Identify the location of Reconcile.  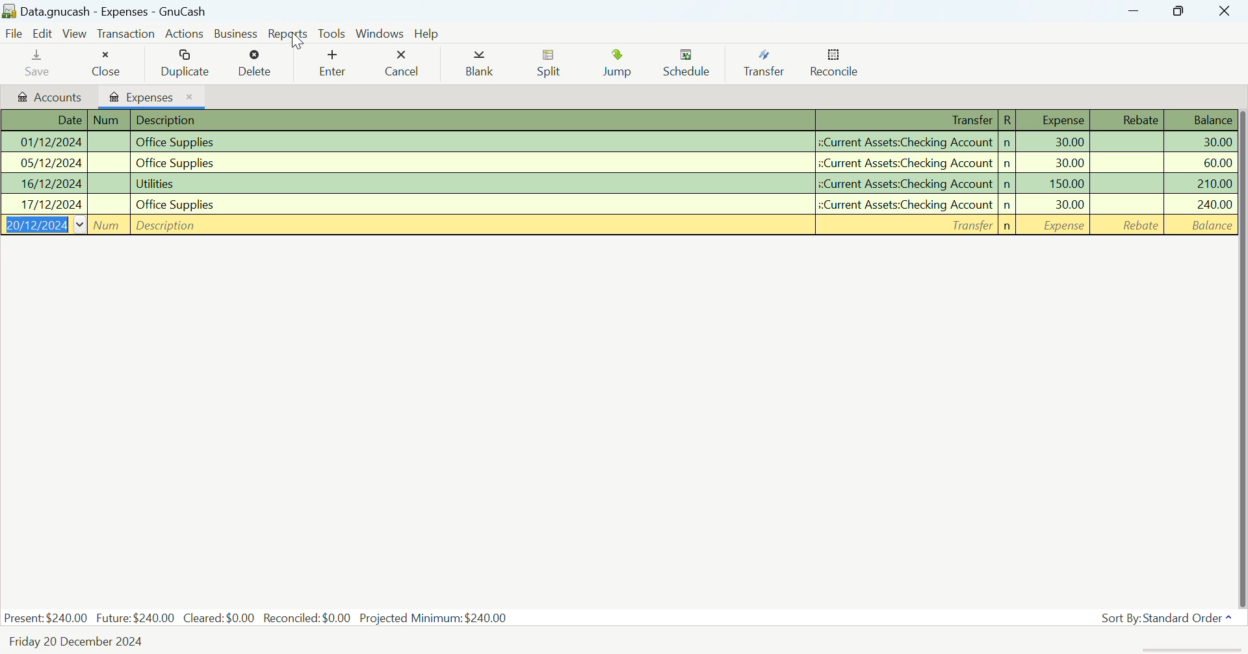
(836, 66).